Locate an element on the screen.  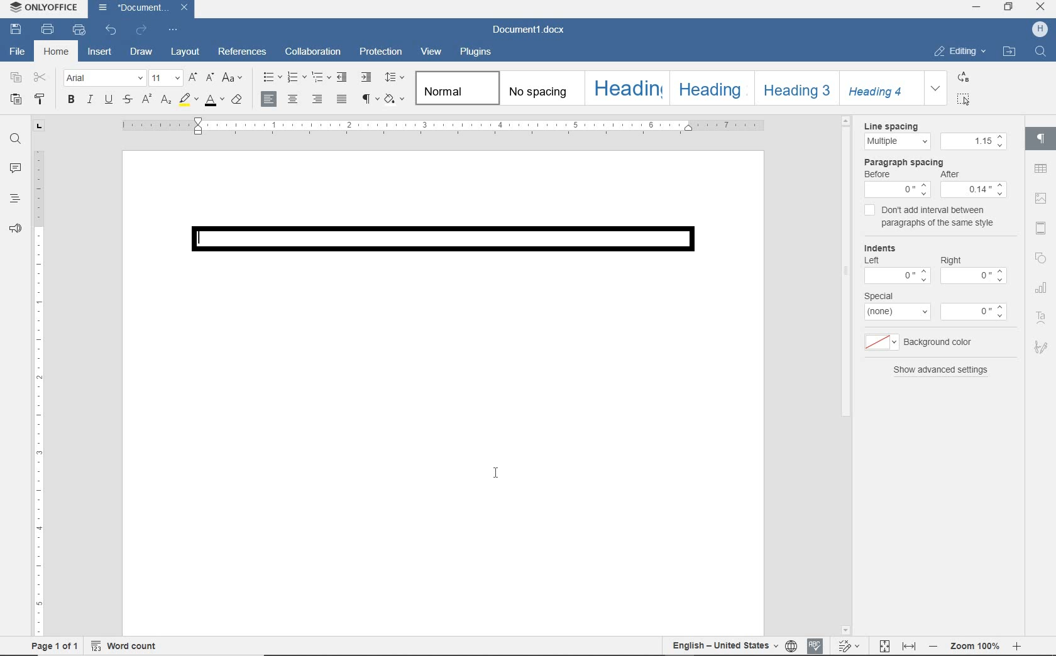
heading1 is located at coordinates (629, 88).